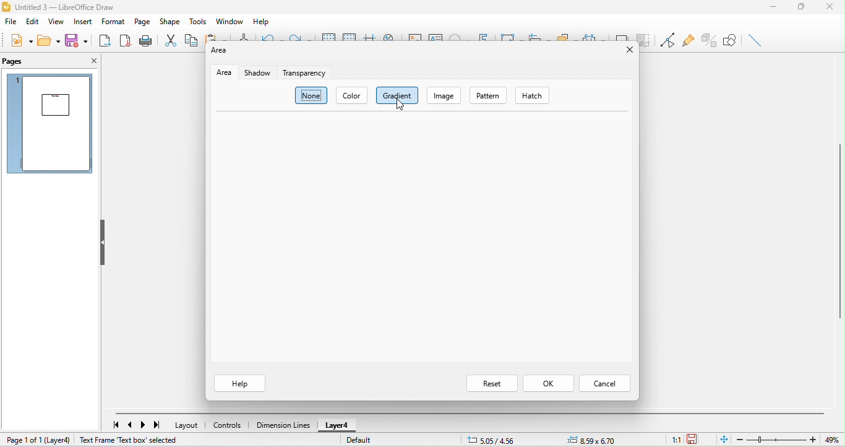 This screenshot has height=447, width=845. What do you see at coordinates (390, 36) in the screenshot?
I see `zoom and pan` at bounding box center [390, 36].